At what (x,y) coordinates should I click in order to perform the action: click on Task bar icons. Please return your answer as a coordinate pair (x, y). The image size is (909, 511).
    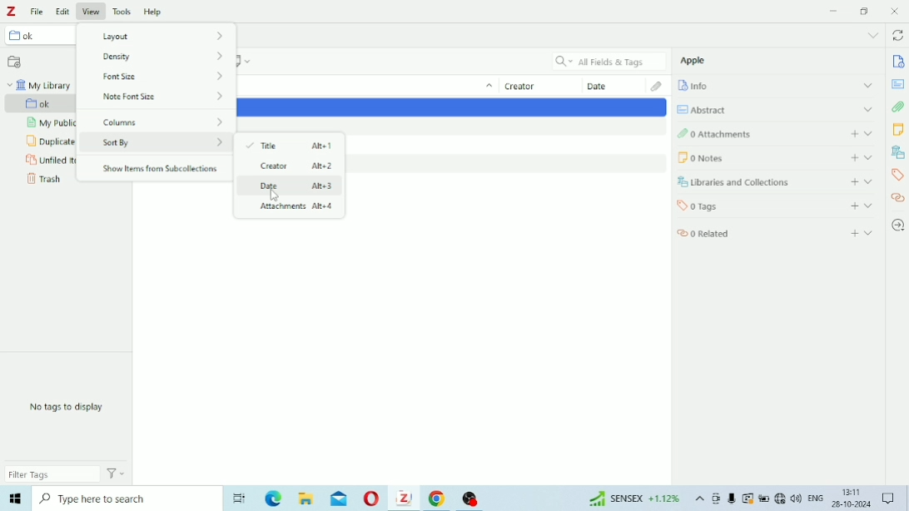
    Looking at the image, I should click on (756, 499).